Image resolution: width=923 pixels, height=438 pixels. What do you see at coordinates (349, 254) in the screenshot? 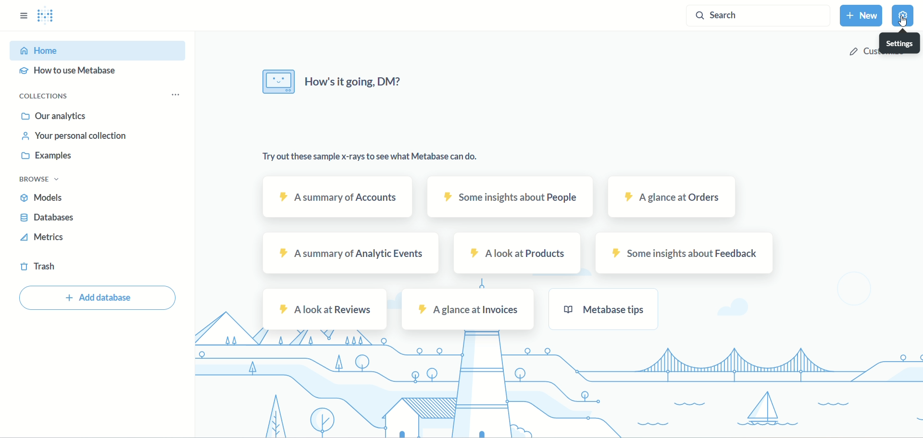
I see `analytic events` at bounding box center [349, 254].